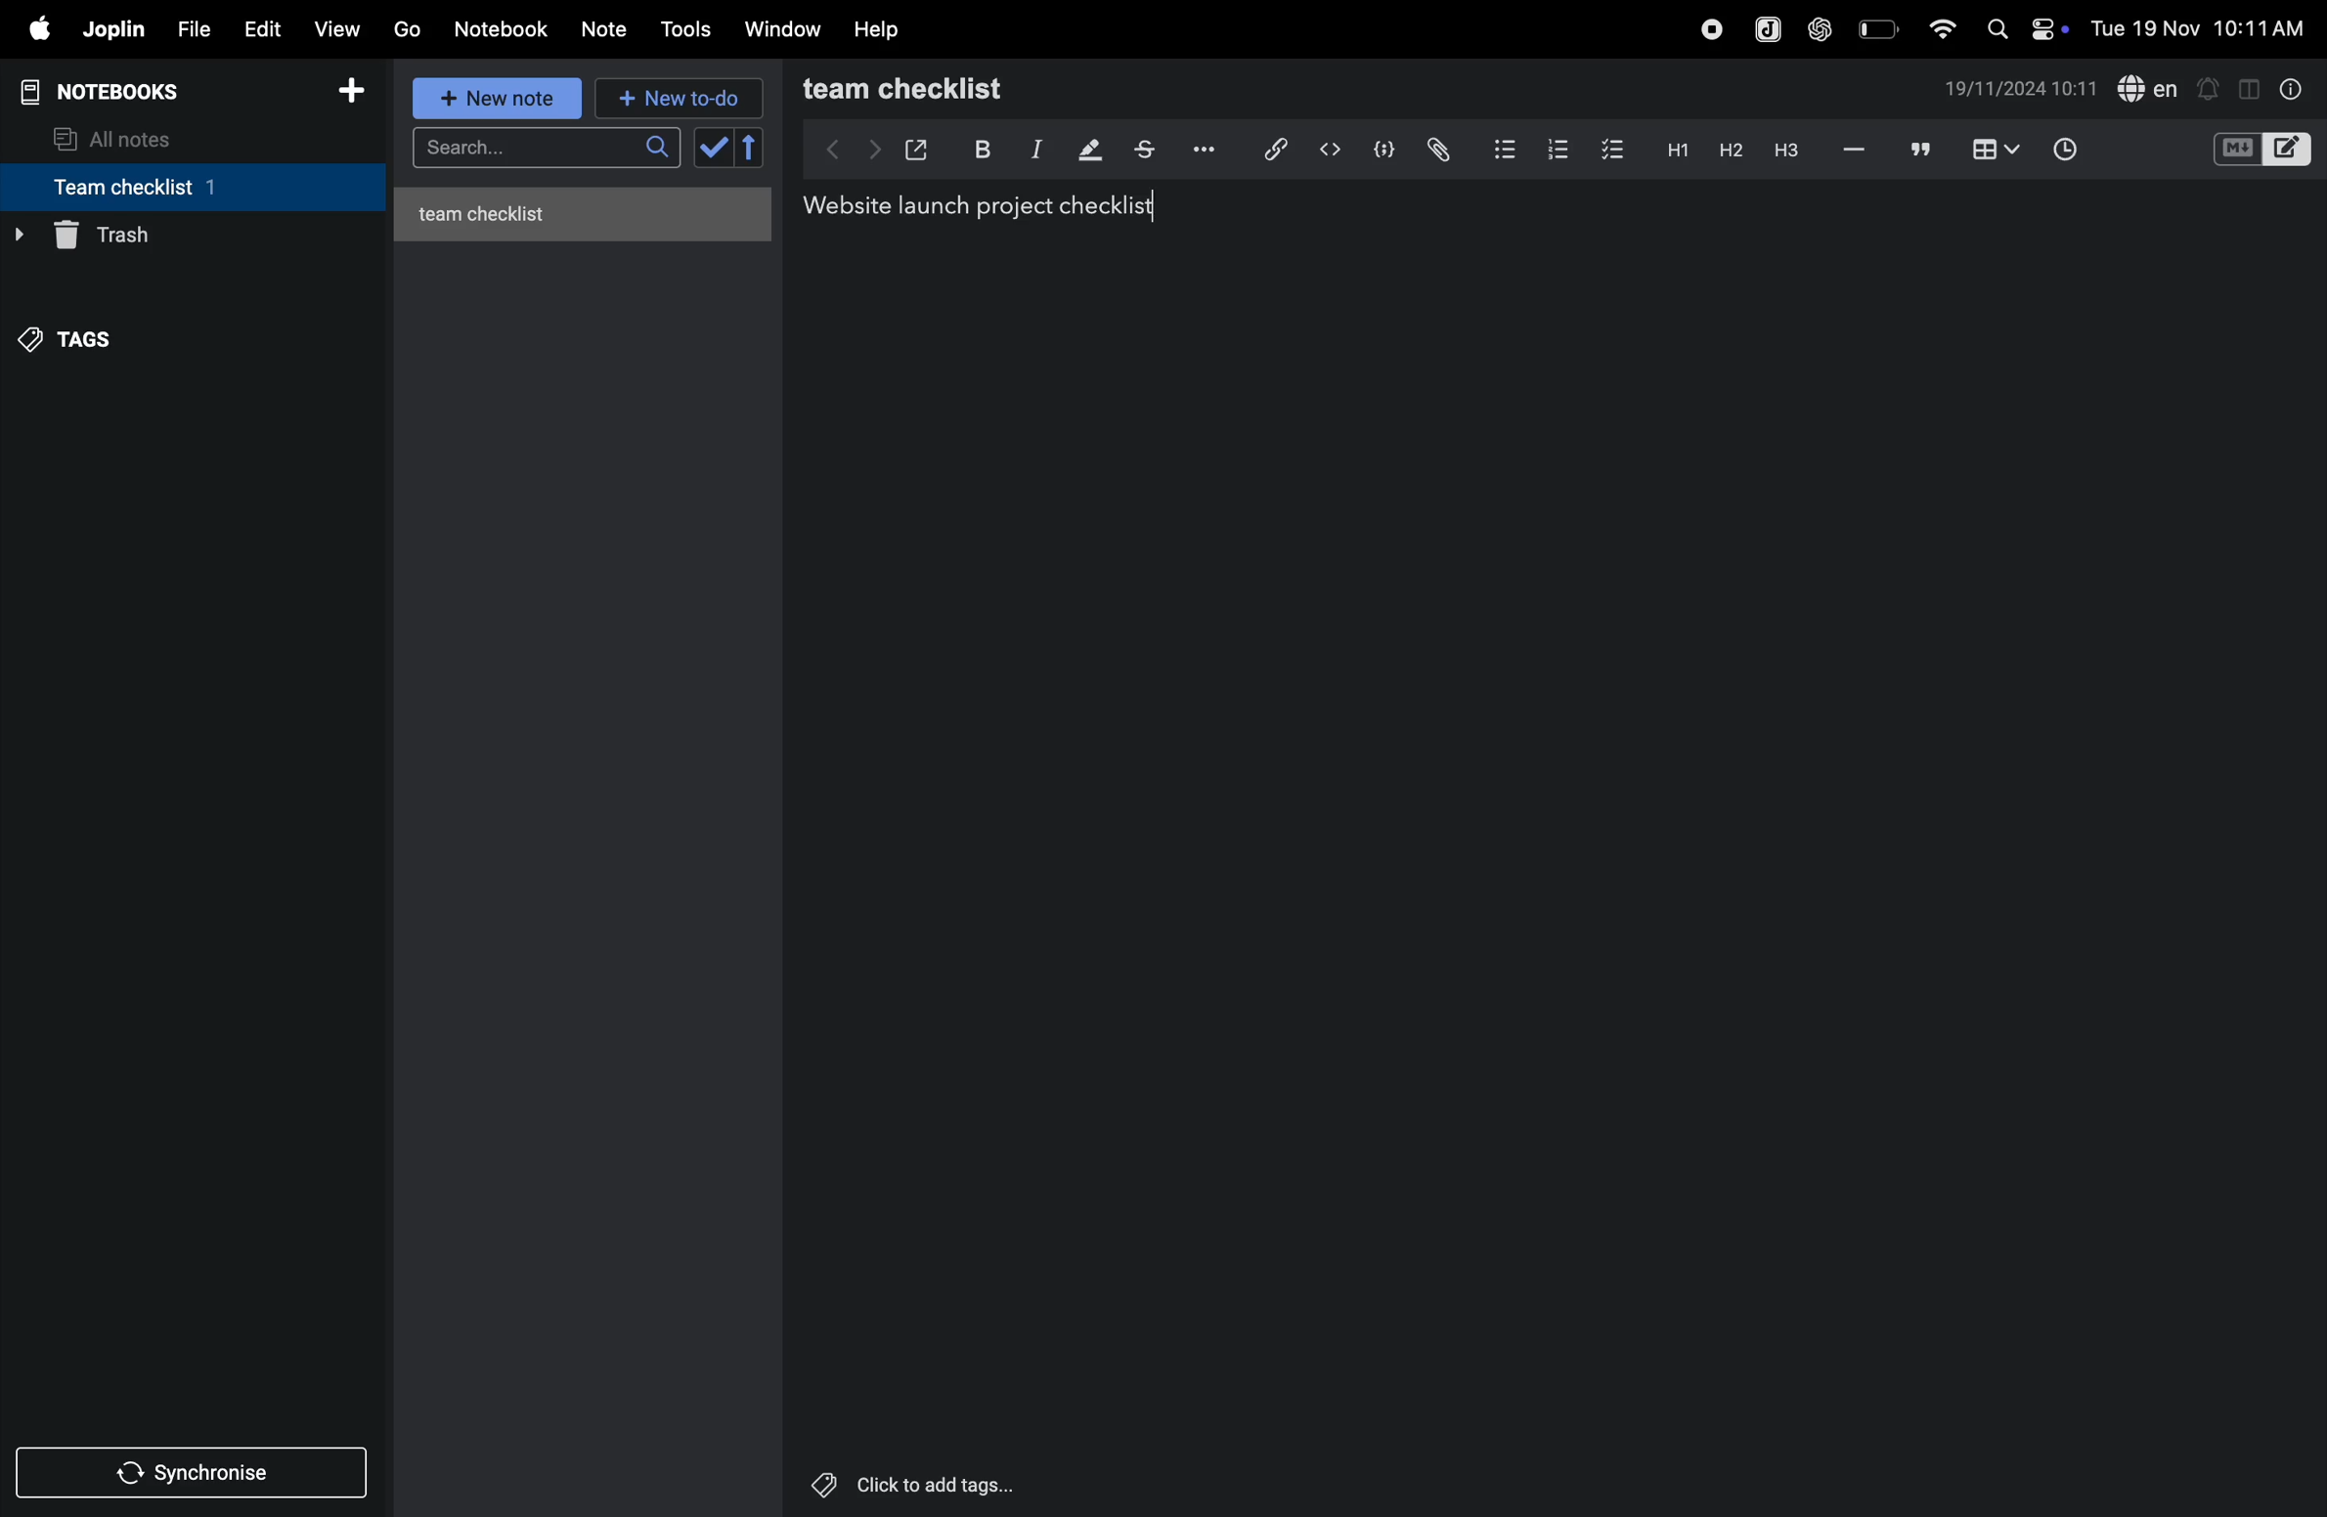  What do you see at coordinates (2022, 91) in the screenshot?
I see `date and time` at bounding box center [2022, 91].